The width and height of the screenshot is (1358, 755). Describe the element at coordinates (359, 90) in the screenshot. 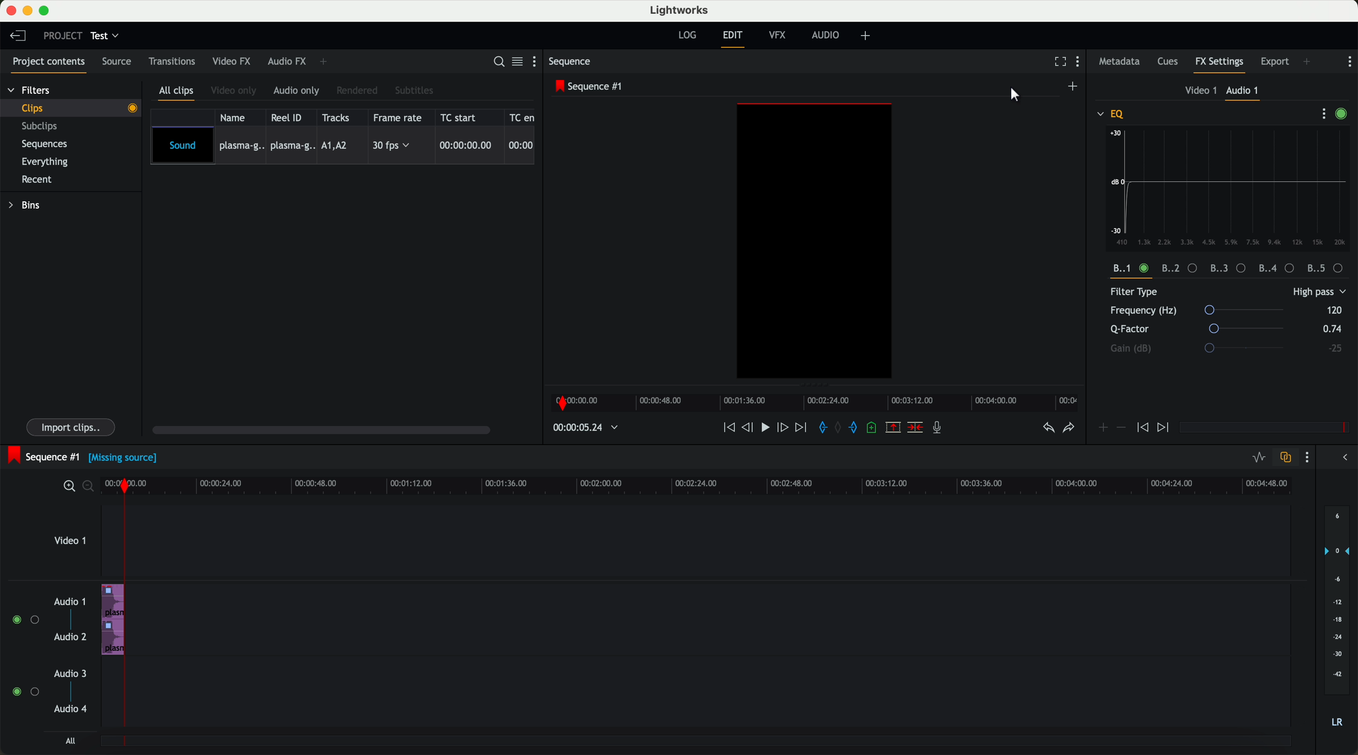

I see `rendered` at that location.